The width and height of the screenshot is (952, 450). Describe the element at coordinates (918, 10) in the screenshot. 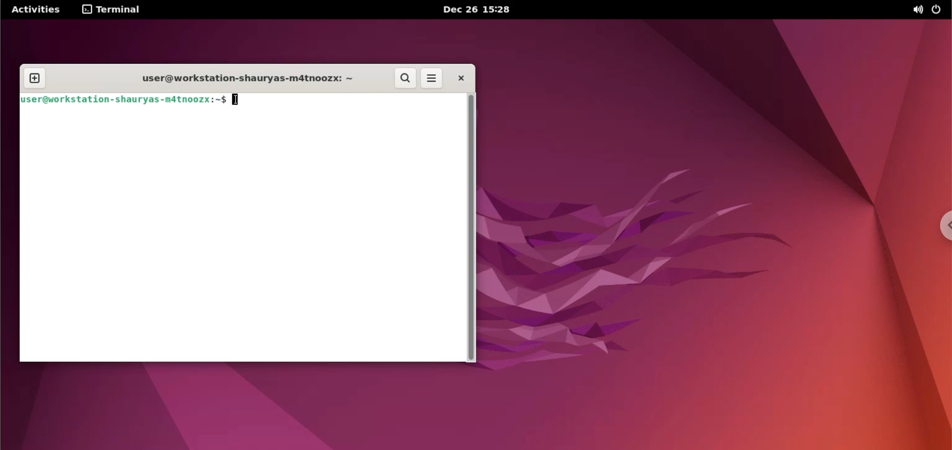

I see `sound options` at that location.